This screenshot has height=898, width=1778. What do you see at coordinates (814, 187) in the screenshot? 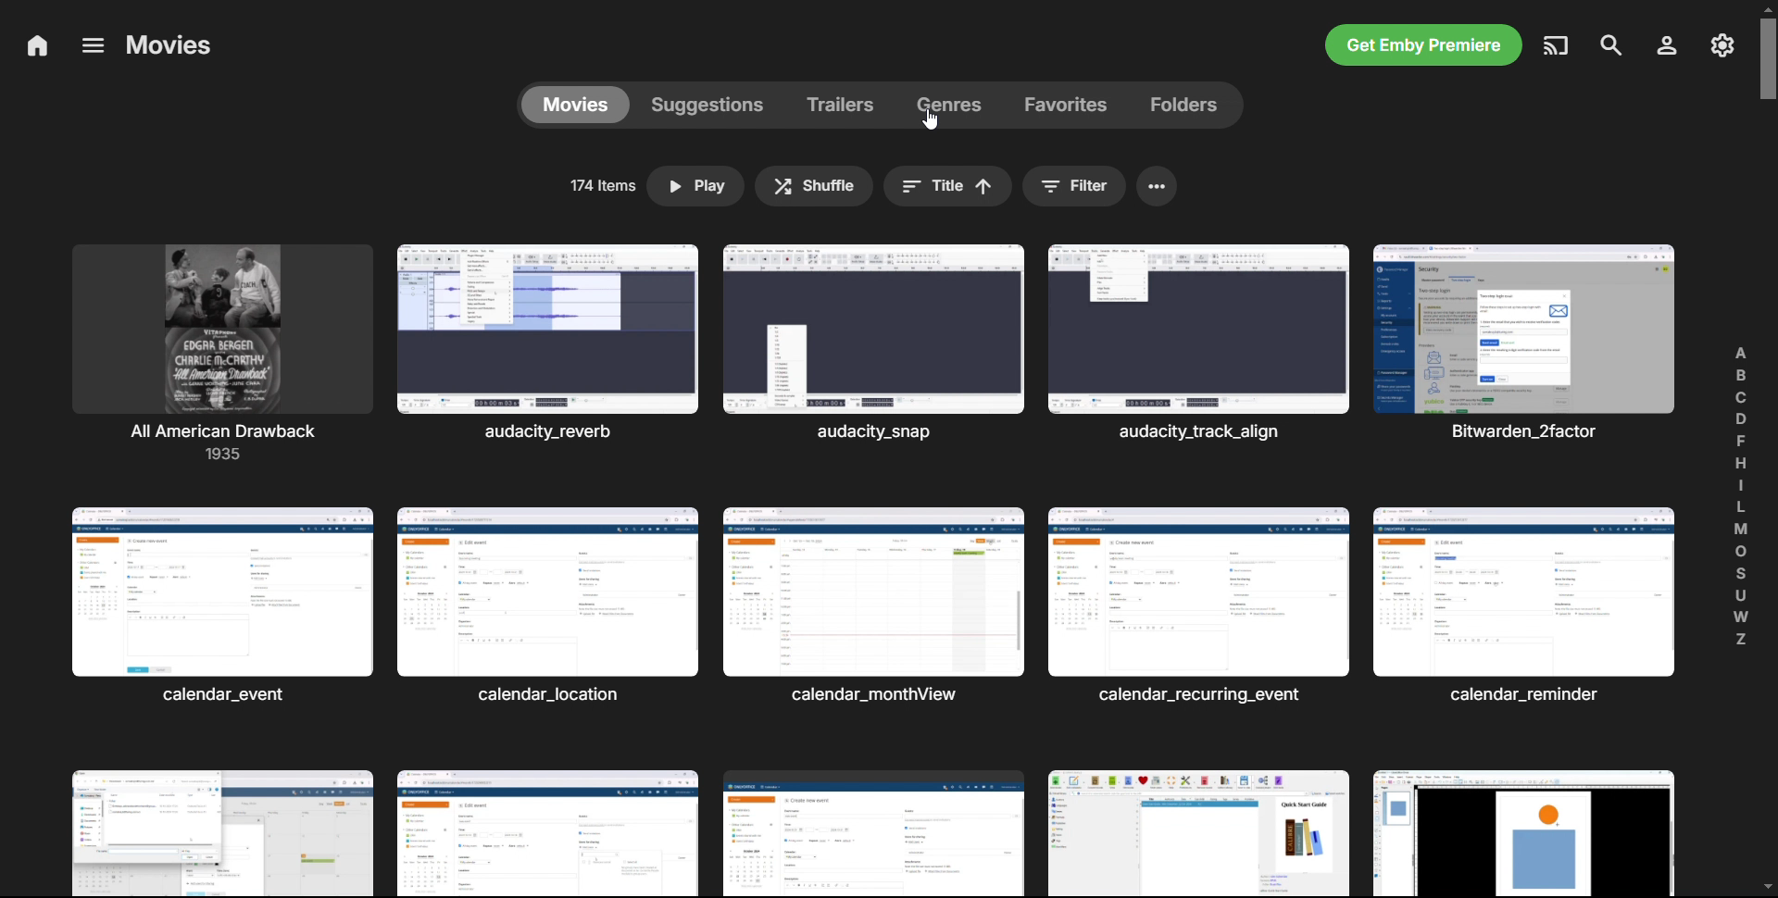
I see `shuffle` at bounding box center [814, 187].